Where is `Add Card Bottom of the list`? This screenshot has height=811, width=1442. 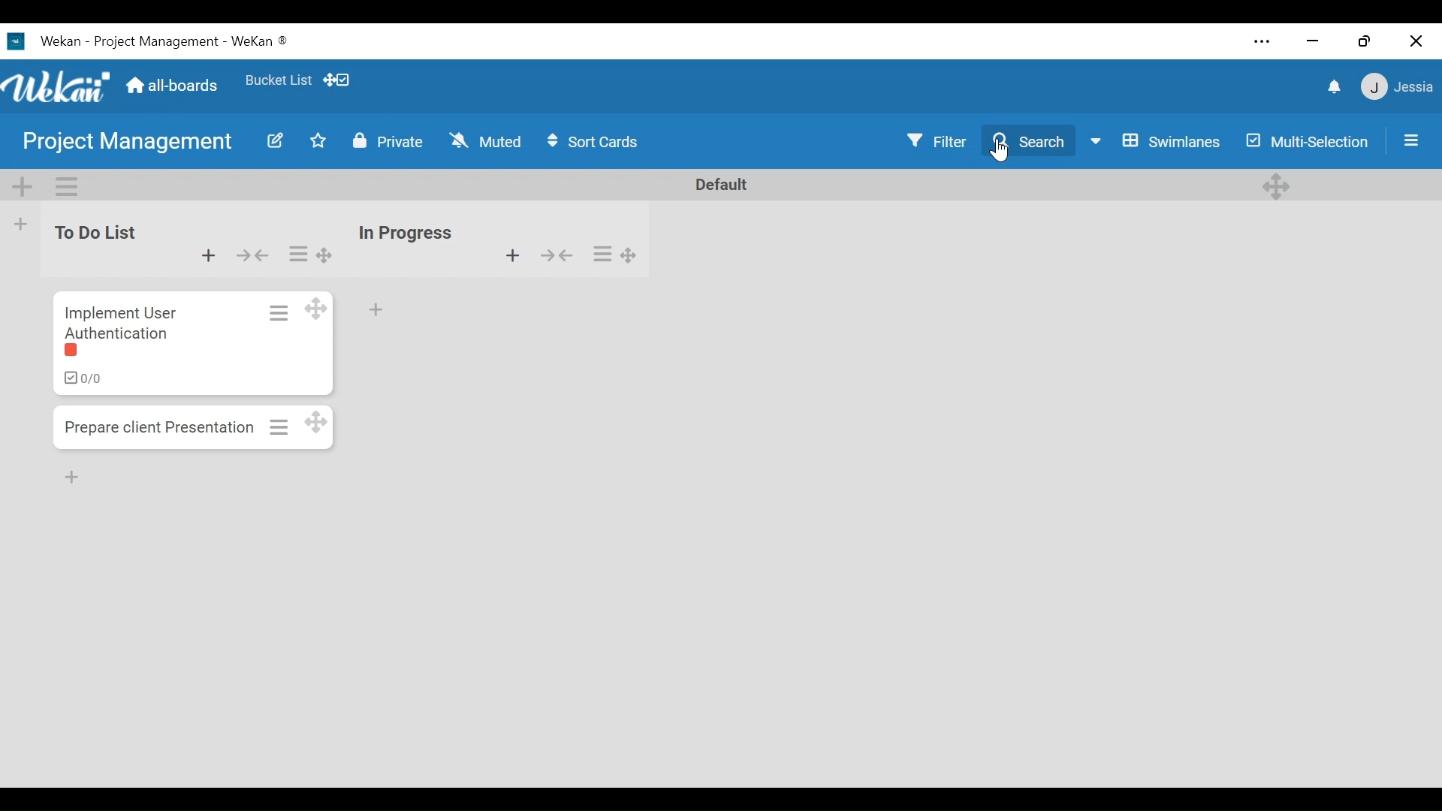 Add Card Bottom of the list is located at coordinates (72, 478).